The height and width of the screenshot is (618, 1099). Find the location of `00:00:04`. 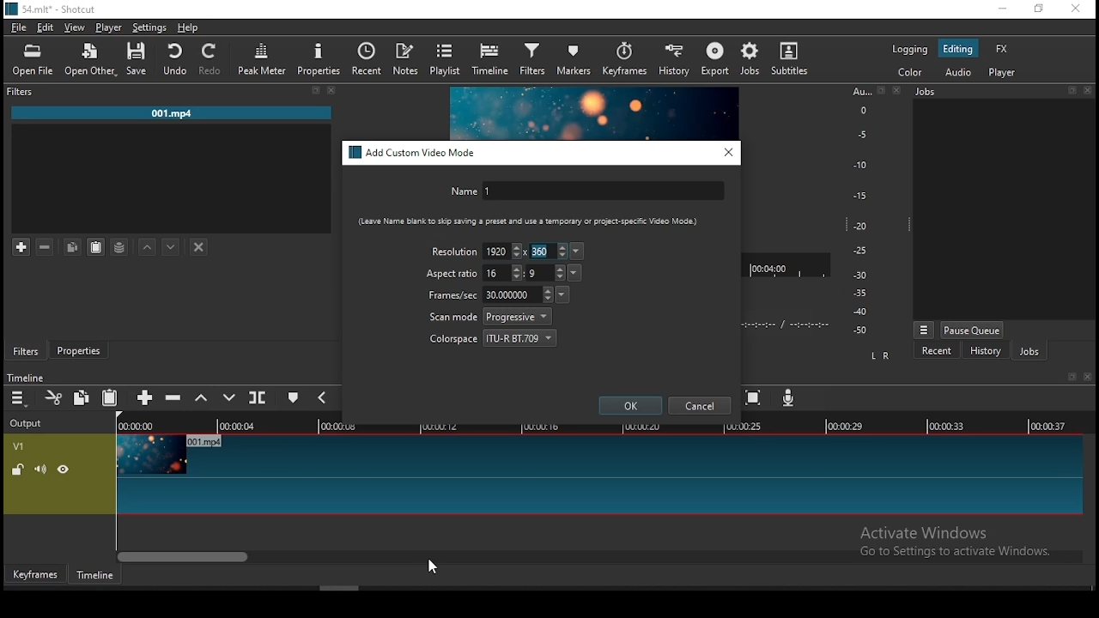

00:00:04 is located at coordinates (240, 426).